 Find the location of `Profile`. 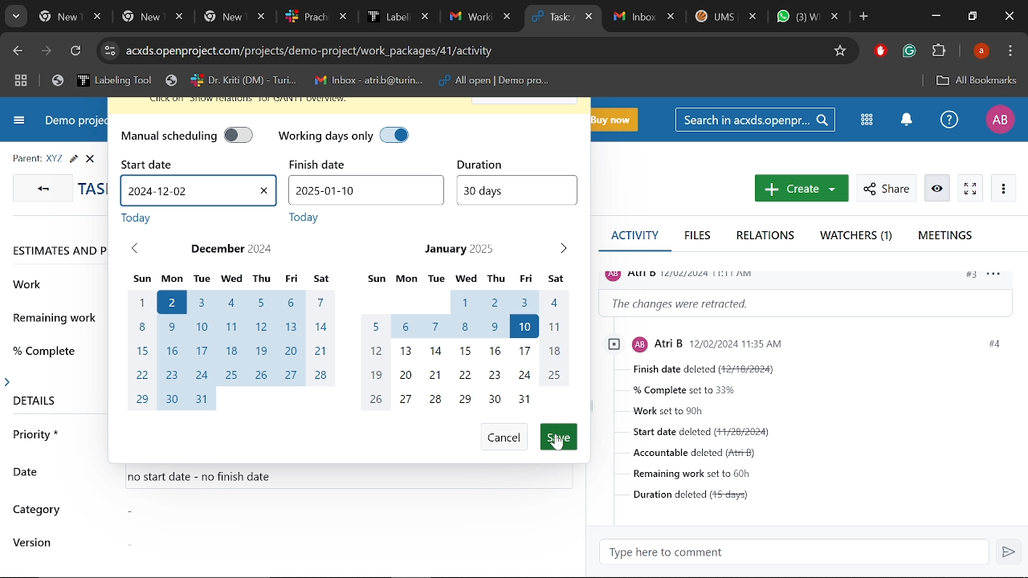

Profile is located at coordinates (983, 51).